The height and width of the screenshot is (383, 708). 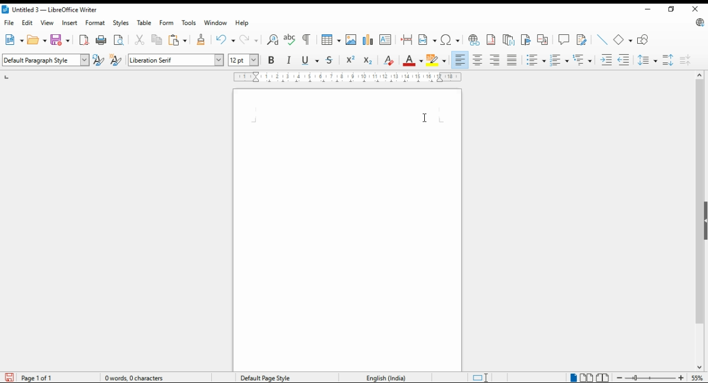 What do you see at coordinates (102, 40) in the screenshot?
I see `print` at bounding box center [102, 40].